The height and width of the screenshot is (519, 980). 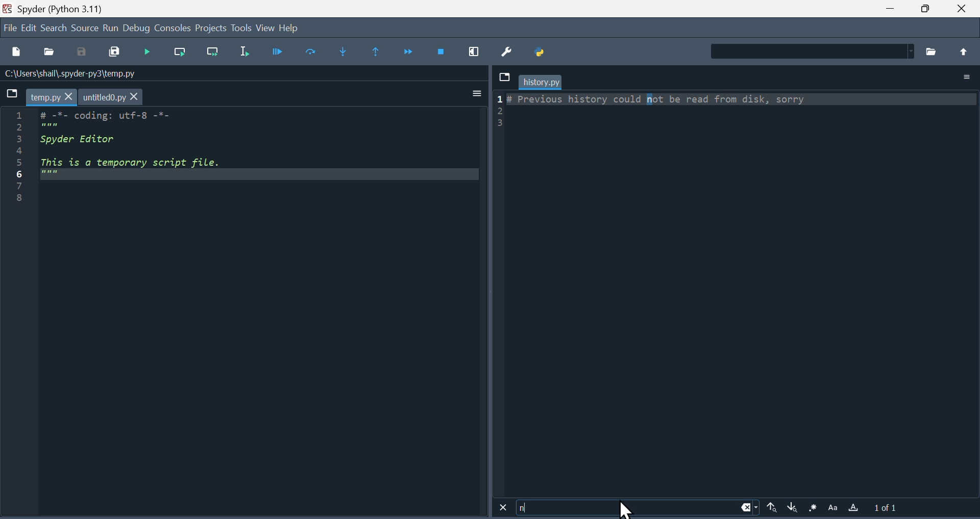 What do you see at coordinates (934, 50) in the screenshot?
I see `Browse` at bounding box center [934, 50].